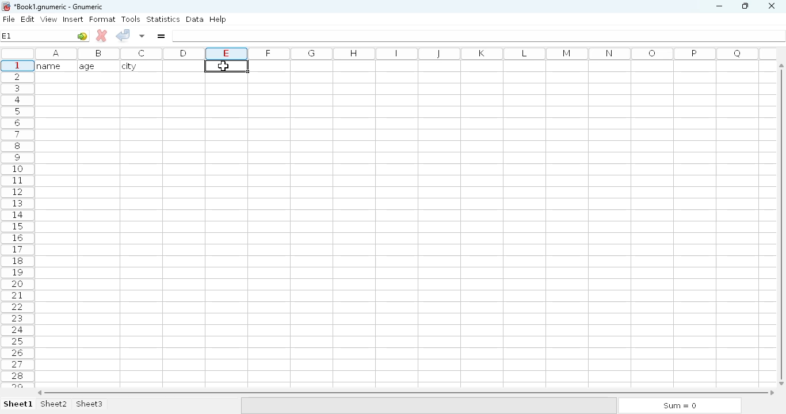  Describe the element at coordinates (406, 393) in the screenshot. I see `horizontal scroll bar` at that location.